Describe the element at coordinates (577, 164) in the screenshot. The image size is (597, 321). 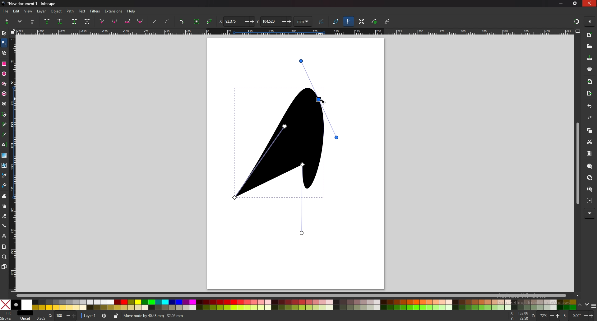
I see `scroll bar` at that location.